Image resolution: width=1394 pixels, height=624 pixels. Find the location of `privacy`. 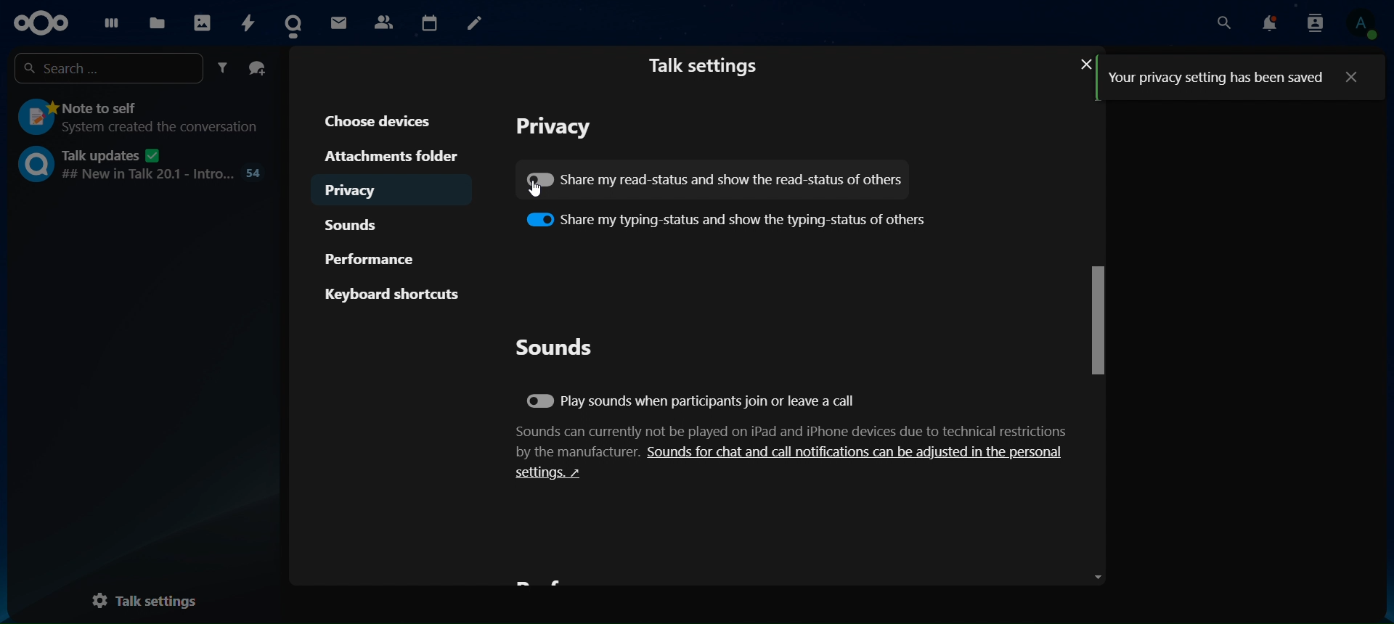

privacy is located at coordinates (366, 188).